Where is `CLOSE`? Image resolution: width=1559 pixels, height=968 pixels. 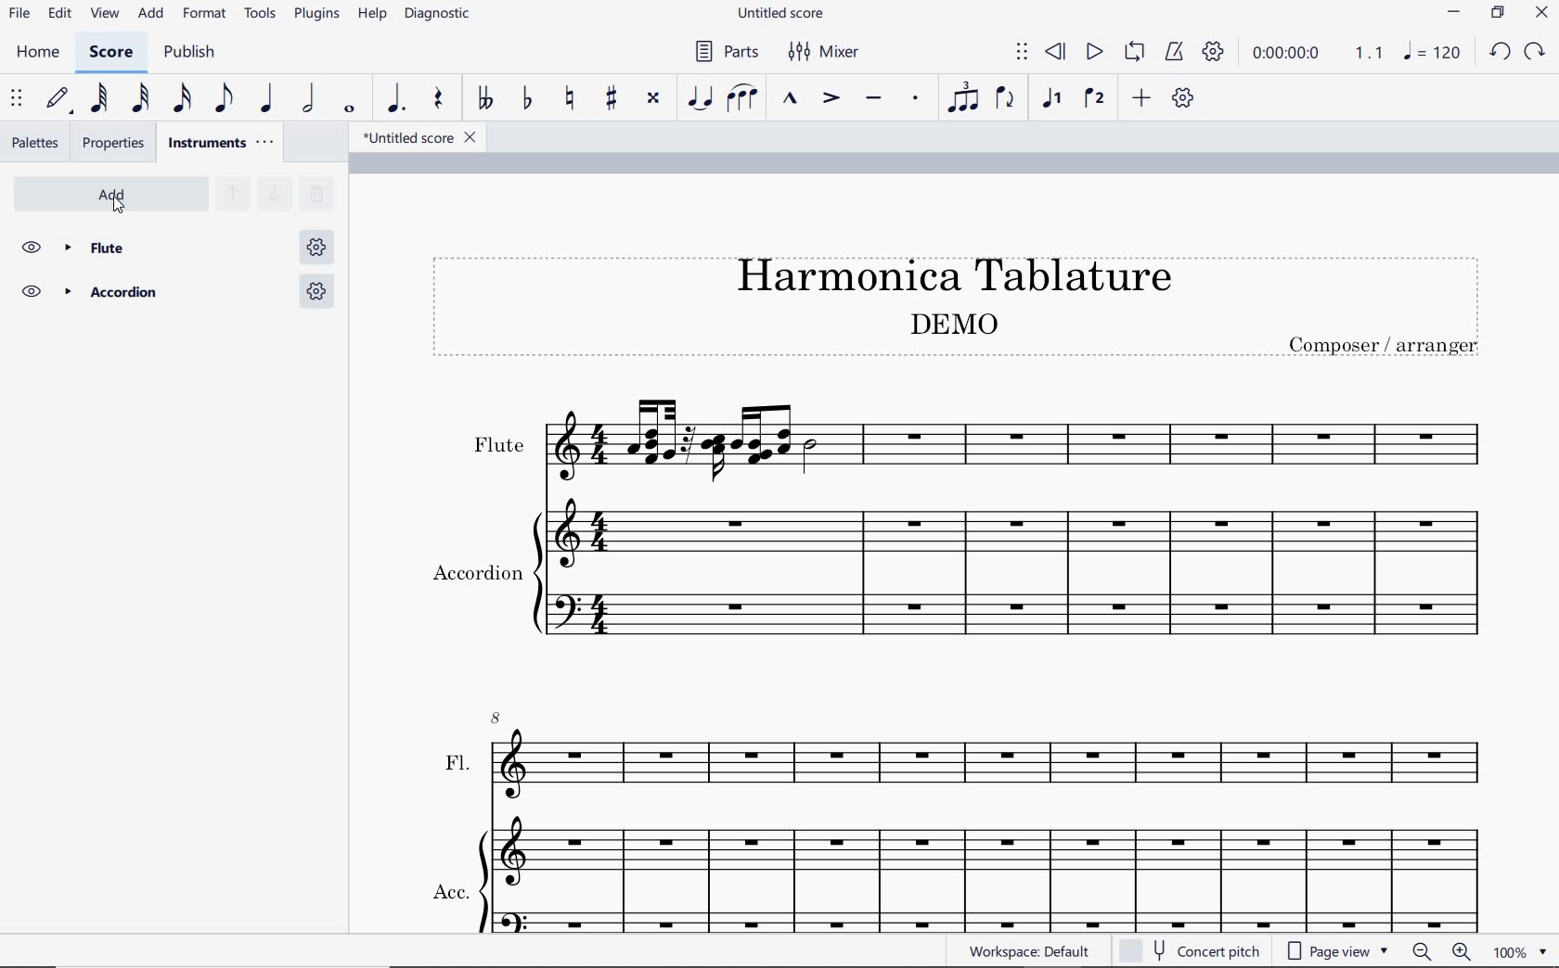 CLOSE is located at coordinates (1540, 12).